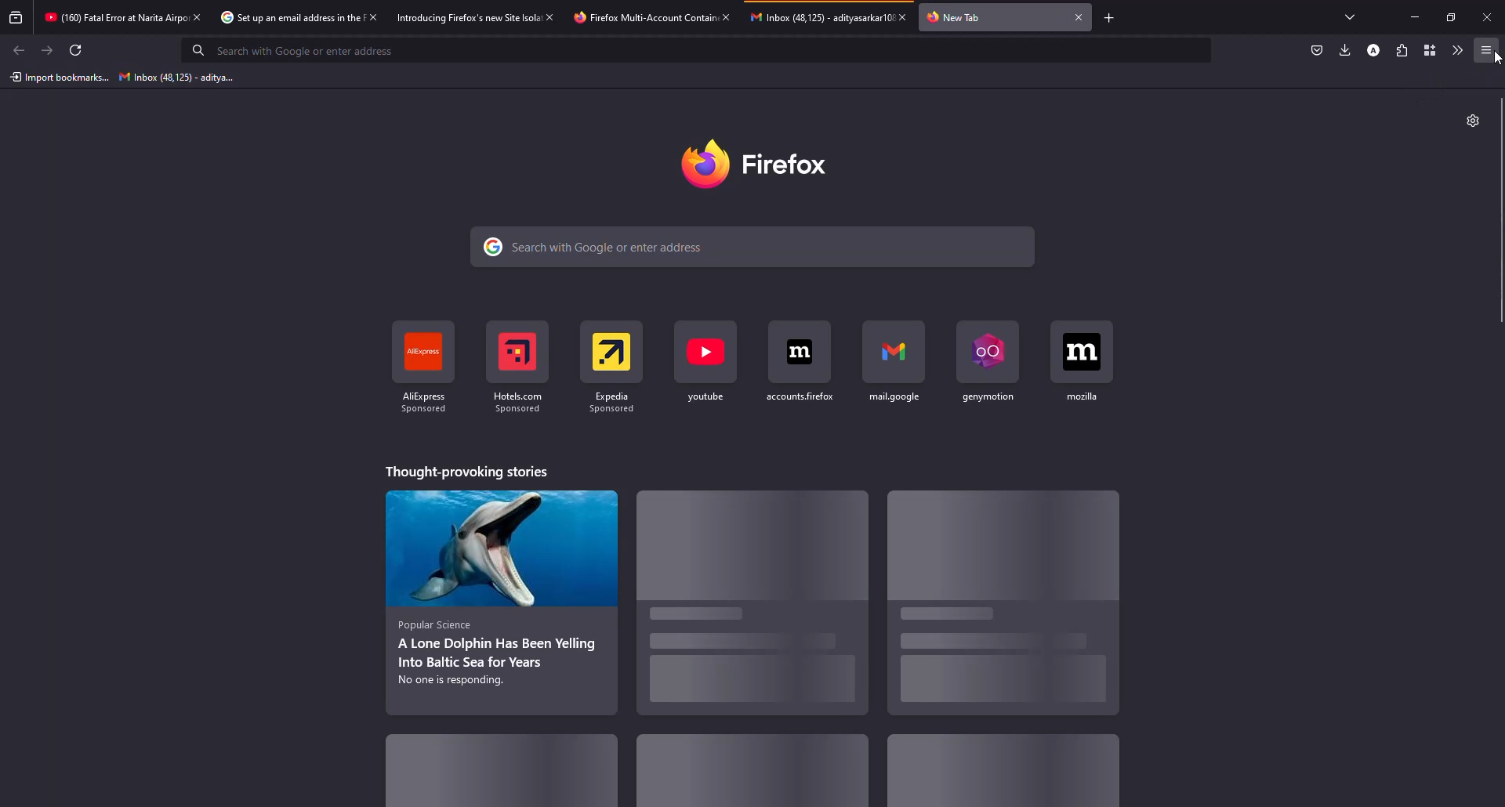 The image size is (1505, 807). Describe the element at coordinates (988, 599) in the screenshot. I see `stories` at that location.